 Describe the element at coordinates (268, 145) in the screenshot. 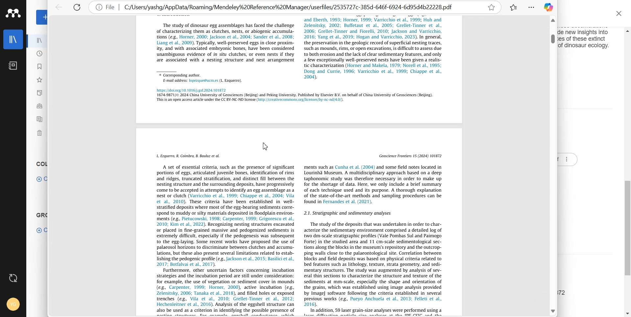

I see `Cursor` at that location.